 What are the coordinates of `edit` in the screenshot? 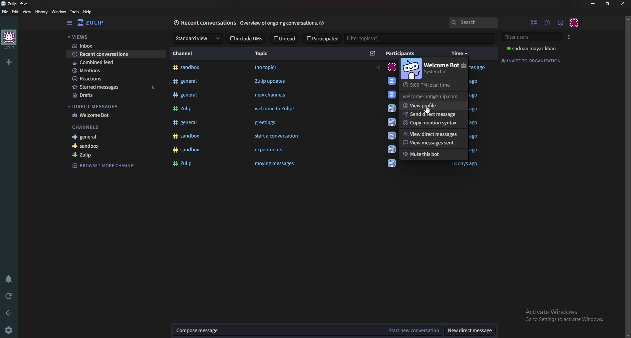 It's located at (15, 11).